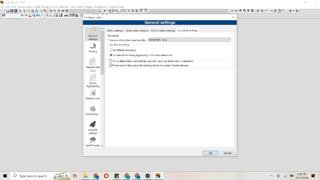 This screenshot has height=180, width=320. What do you see at coordinates (105, 11) in the screenshot?
I see `Play` at bounding box center [105, 11].